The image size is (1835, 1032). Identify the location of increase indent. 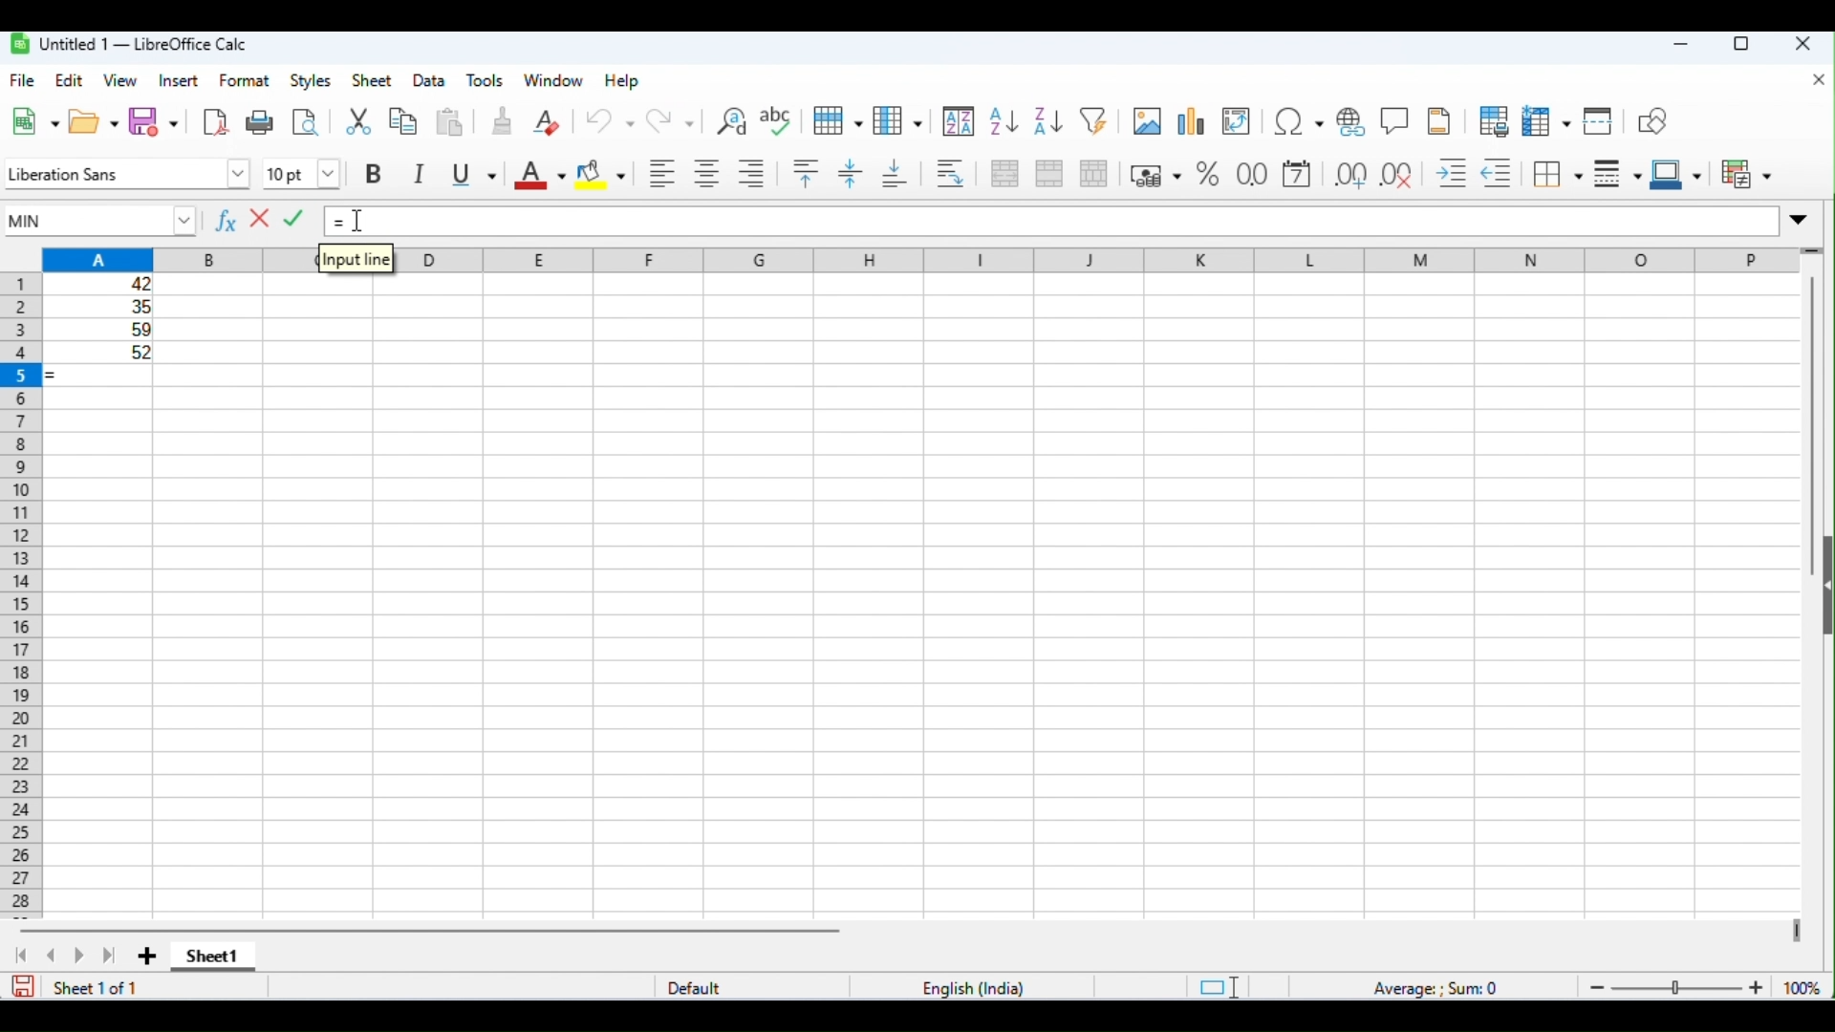
(1453, 172).